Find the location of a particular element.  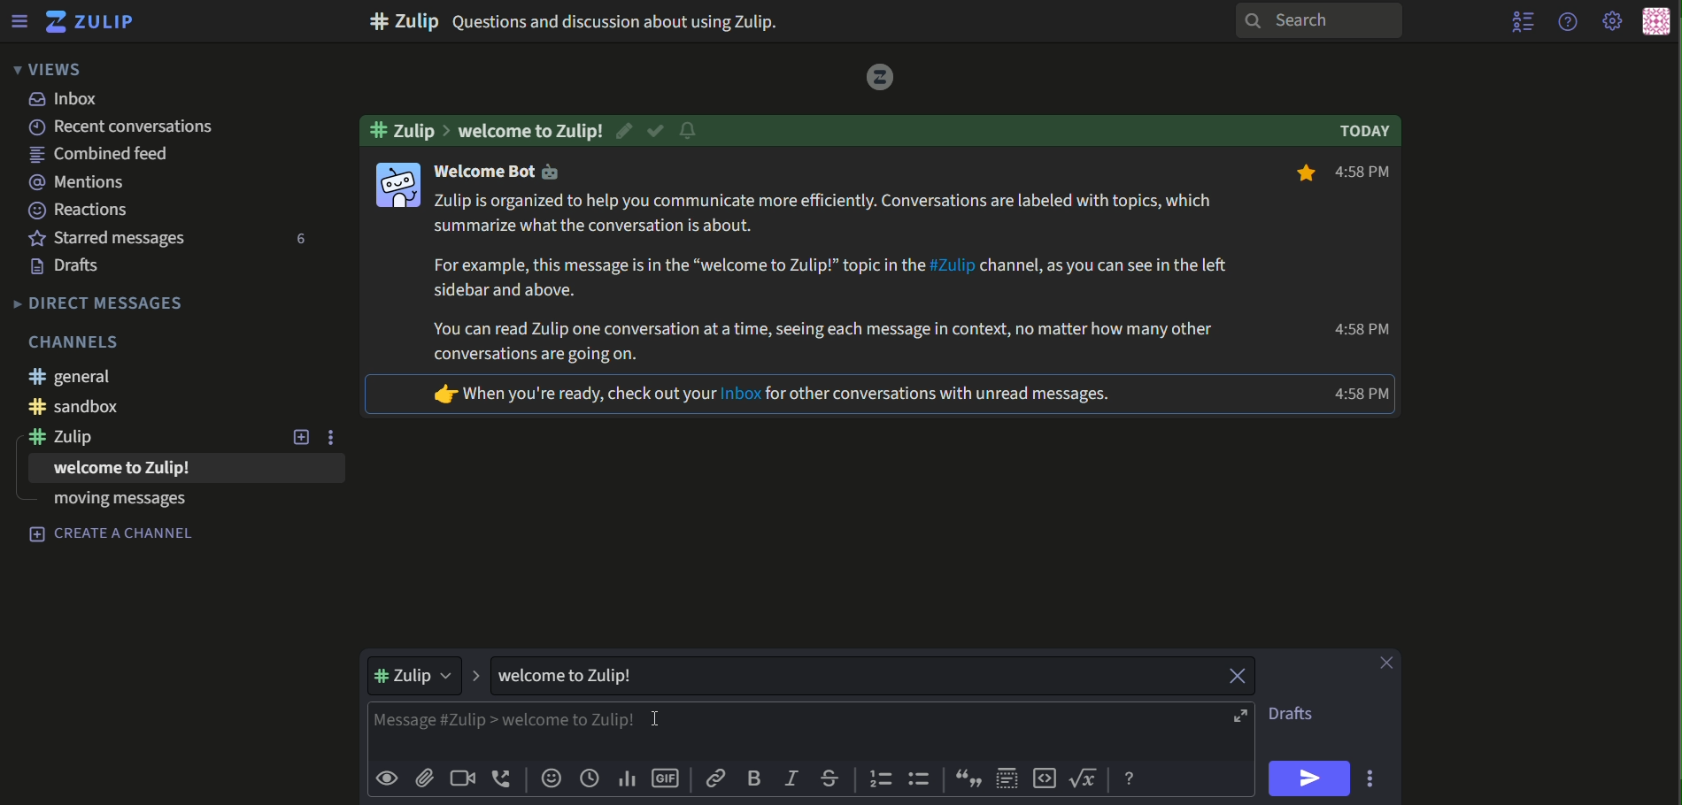

text is located at coordinates (1300, 715).